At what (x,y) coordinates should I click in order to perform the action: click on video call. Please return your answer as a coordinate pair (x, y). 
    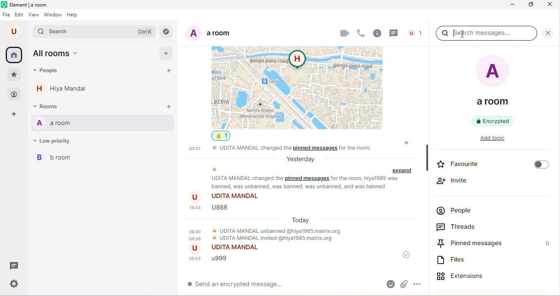
    Looking at the image, I should click on (344, 32).